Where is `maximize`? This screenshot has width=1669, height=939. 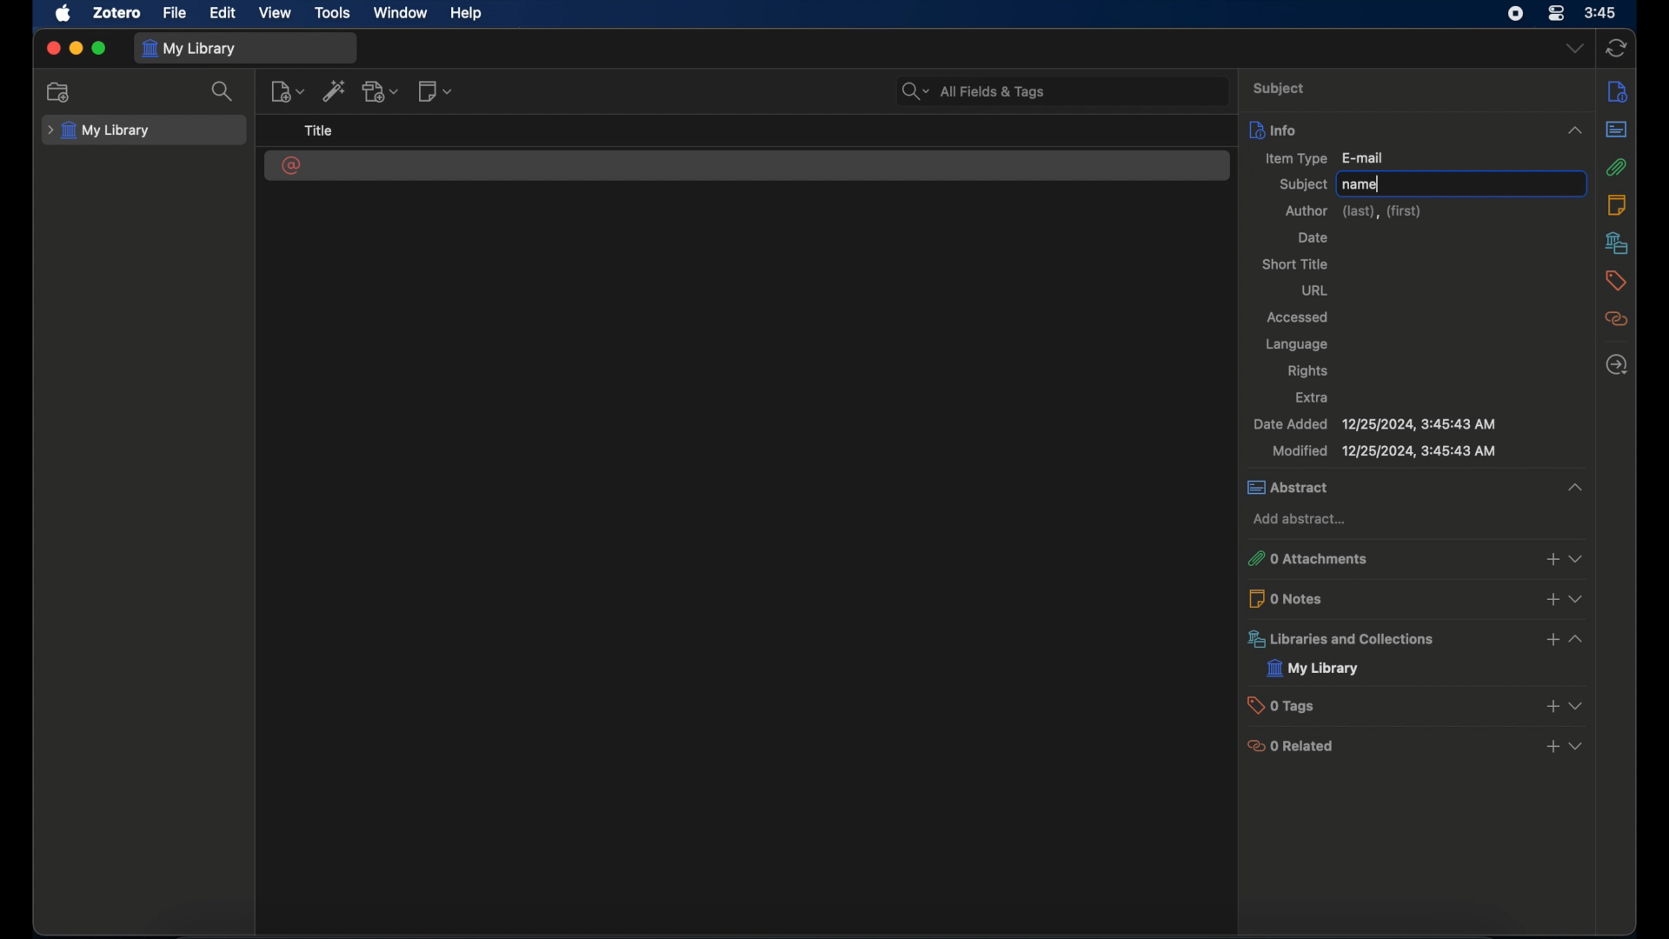
maximize is located at coordinates (101, 49).